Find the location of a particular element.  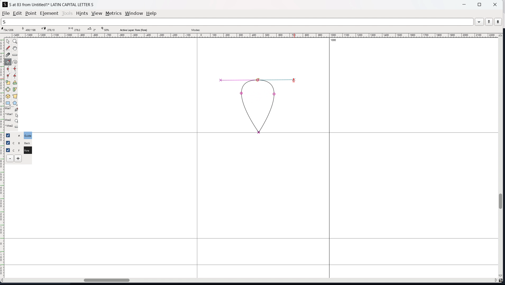

C B Back is located at coordinates (27, 142).